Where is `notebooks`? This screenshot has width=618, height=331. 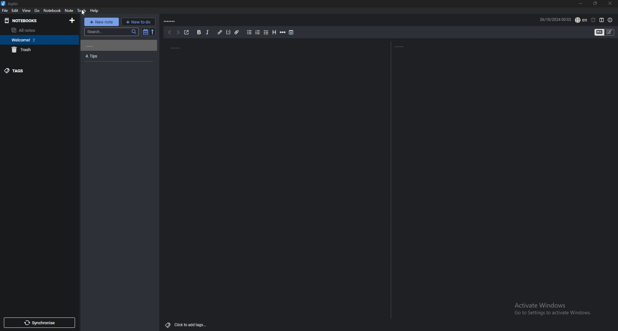 notebooks is located at coordinates (31, 21).